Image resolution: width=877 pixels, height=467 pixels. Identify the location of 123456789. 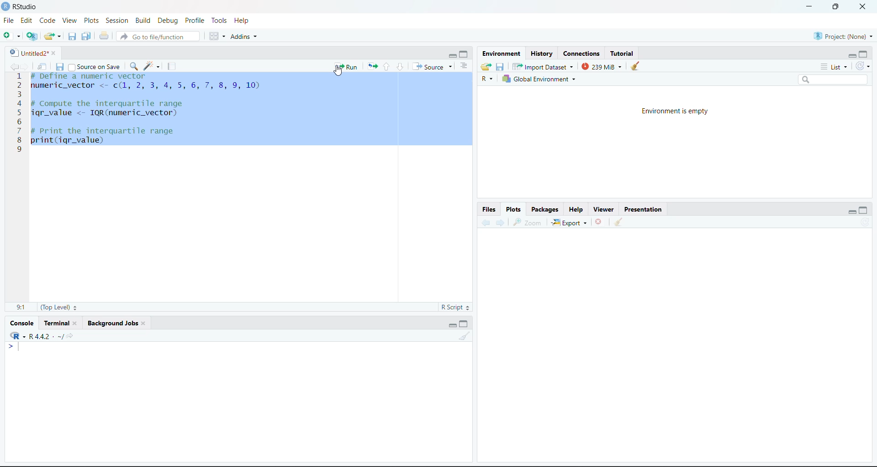
(18, 116).